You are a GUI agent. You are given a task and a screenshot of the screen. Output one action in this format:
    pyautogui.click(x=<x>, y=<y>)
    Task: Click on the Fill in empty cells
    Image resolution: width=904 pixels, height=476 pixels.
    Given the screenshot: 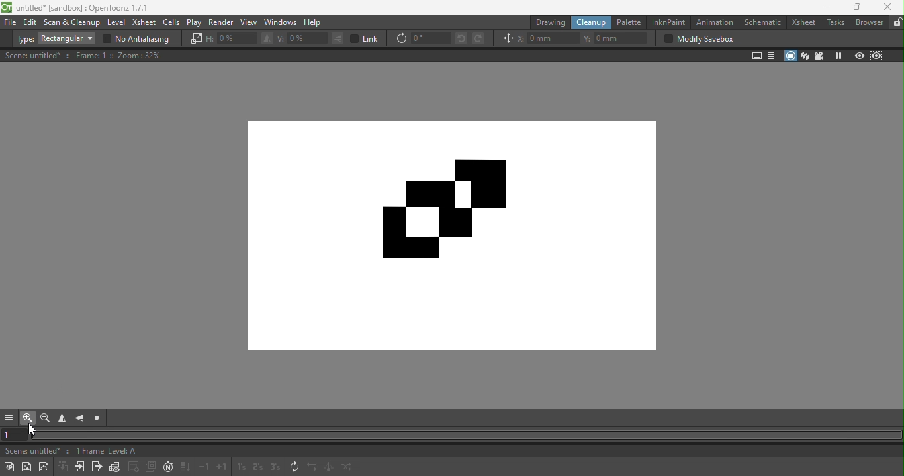 What is the action you would take?
    pyautogui.click(x=185, y=467)
    